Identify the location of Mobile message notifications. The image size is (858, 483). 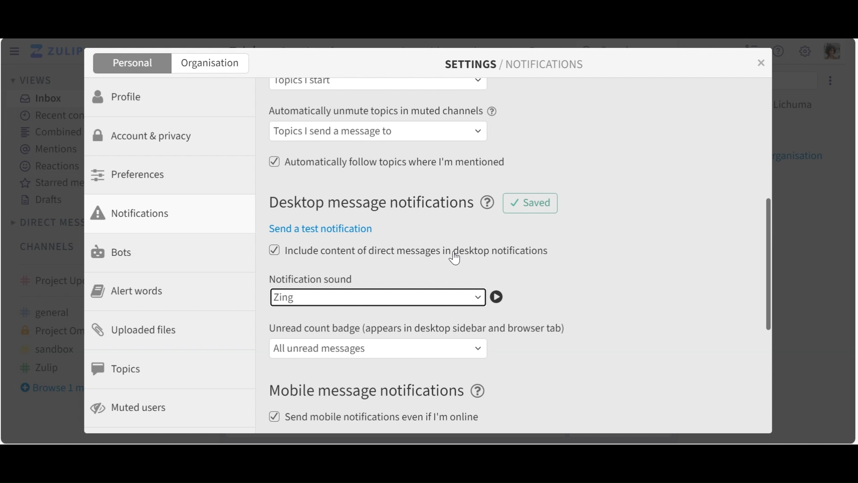
(379, 391).